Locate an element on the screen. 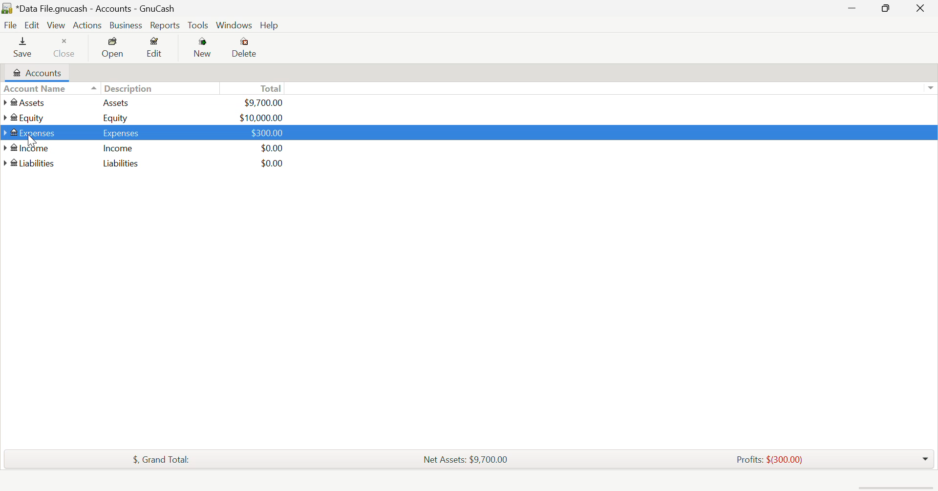 The width and height of the screenshot is (938, 491). Reports is located at coordinates (166, 26).